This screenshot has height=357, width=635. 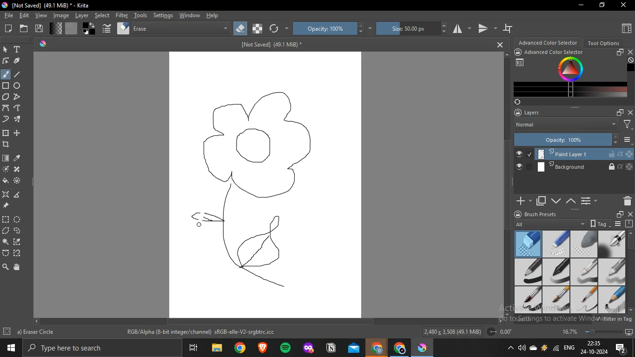 What do you see at coordinates (24, 16) in the screenshot?
I see `edit` at bounding box center [24, 16].